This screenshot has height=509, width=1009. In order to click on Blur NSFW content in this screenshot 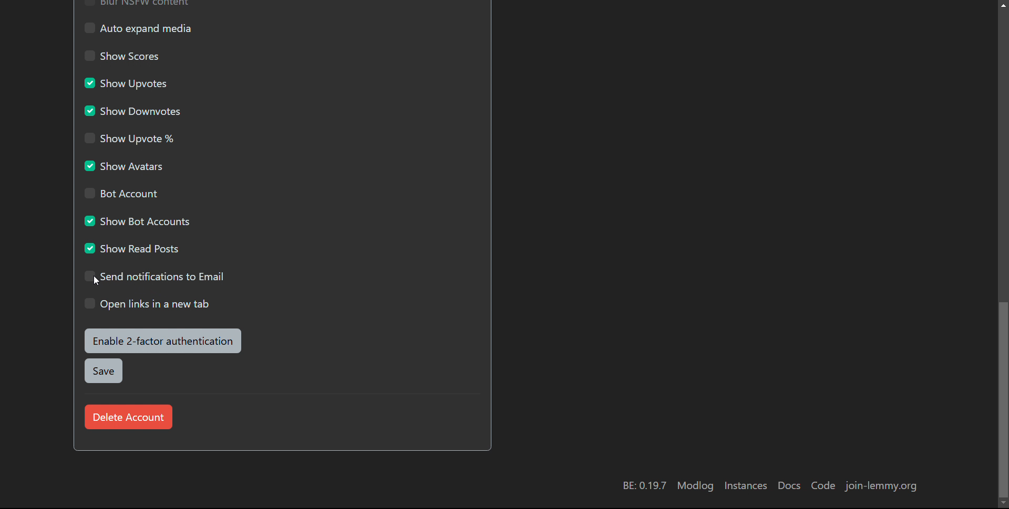, I will do `click(137, 4)`.